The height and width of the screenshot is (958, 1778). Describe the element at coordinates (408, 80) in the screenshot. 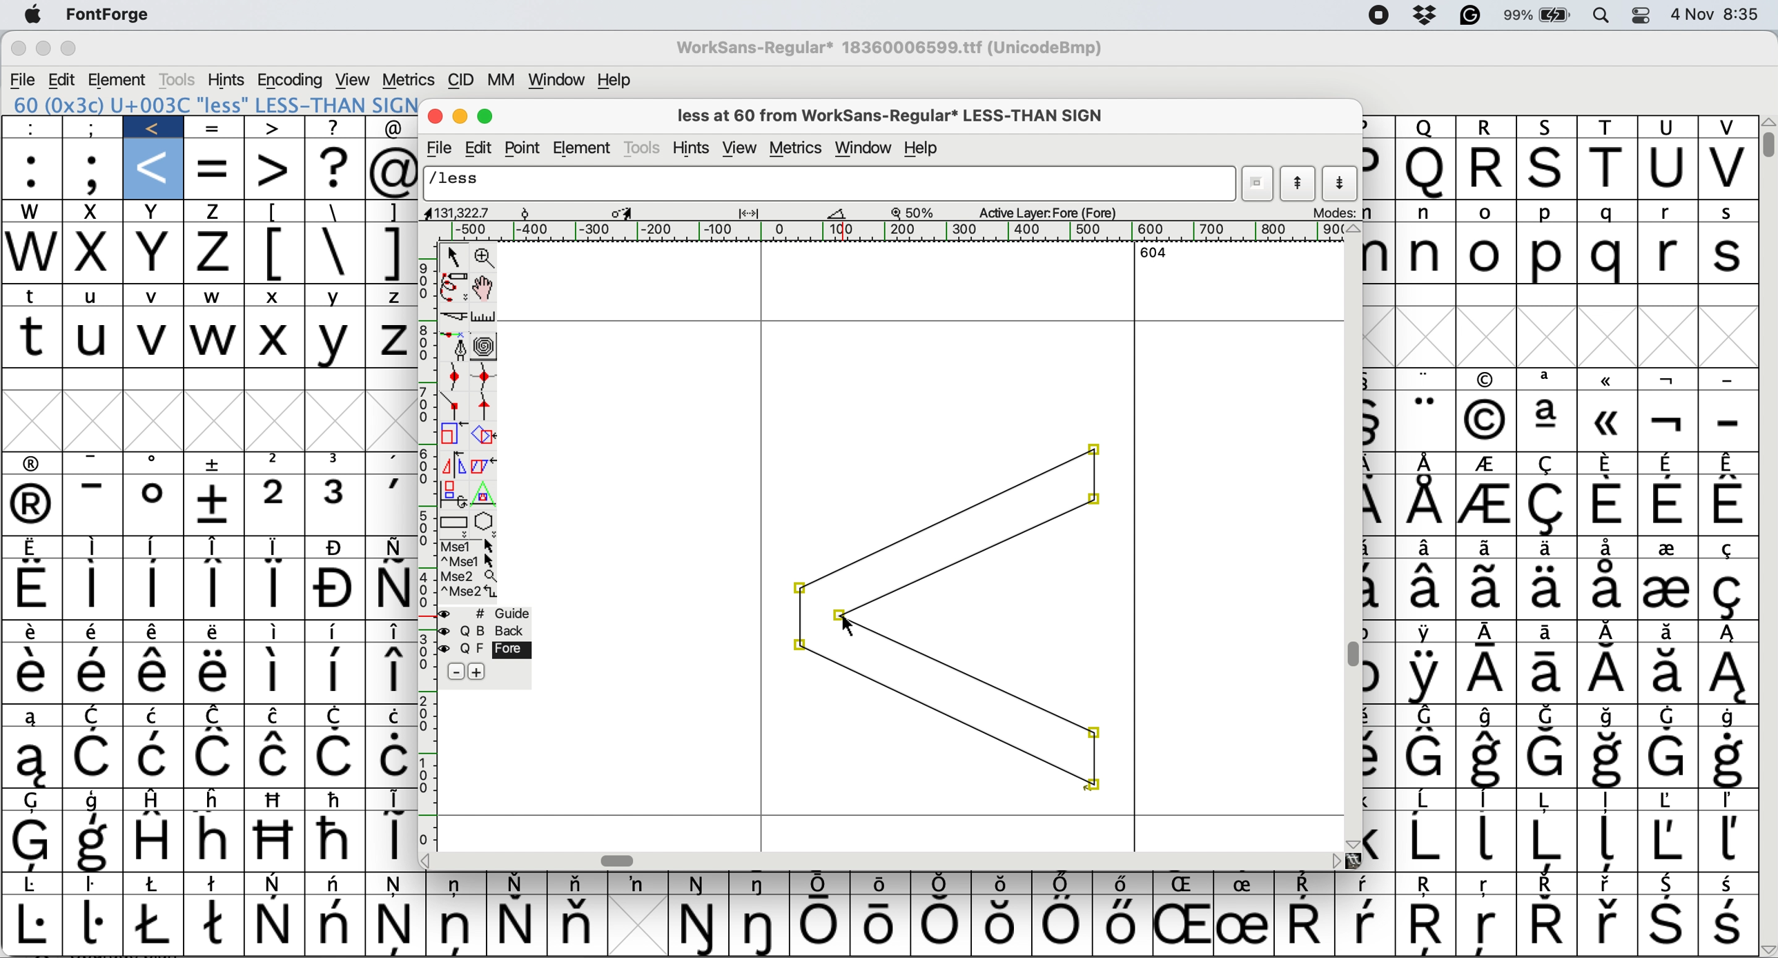

I see `metrics` at that location.